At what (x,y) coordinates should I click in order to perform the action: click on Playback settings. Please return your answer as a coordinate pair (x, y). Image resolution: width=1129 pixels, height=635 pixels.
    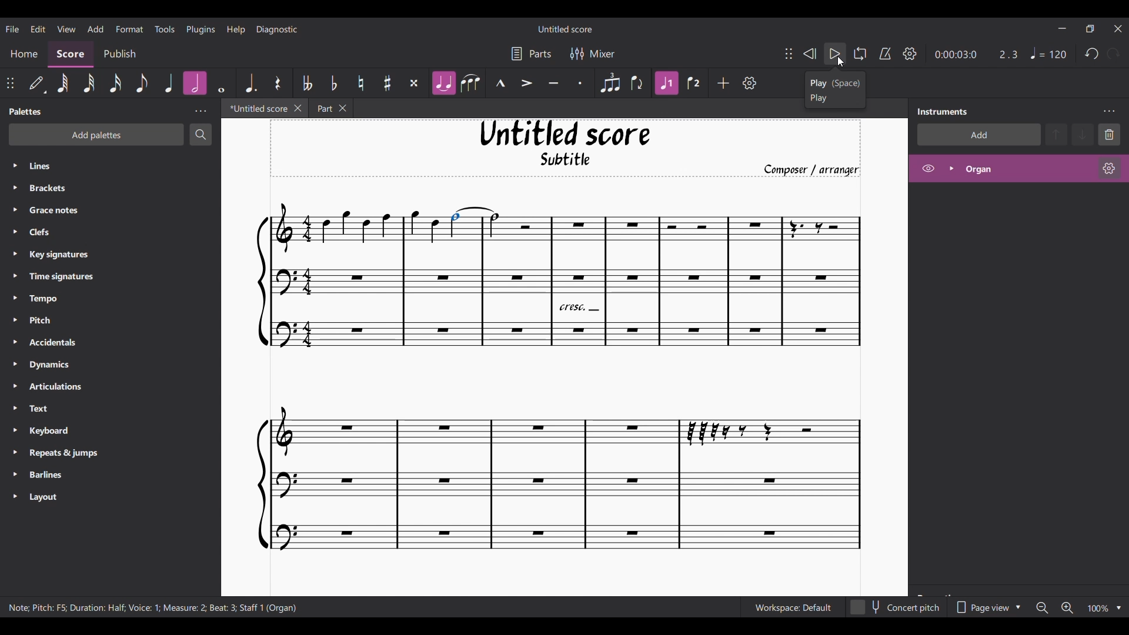
    Looking at the image, I should click on (910, 54).